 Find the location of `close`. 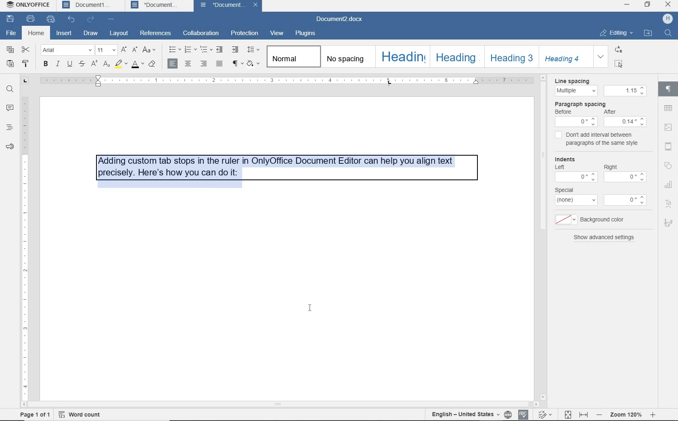

close is located at coordinates (668, 5).